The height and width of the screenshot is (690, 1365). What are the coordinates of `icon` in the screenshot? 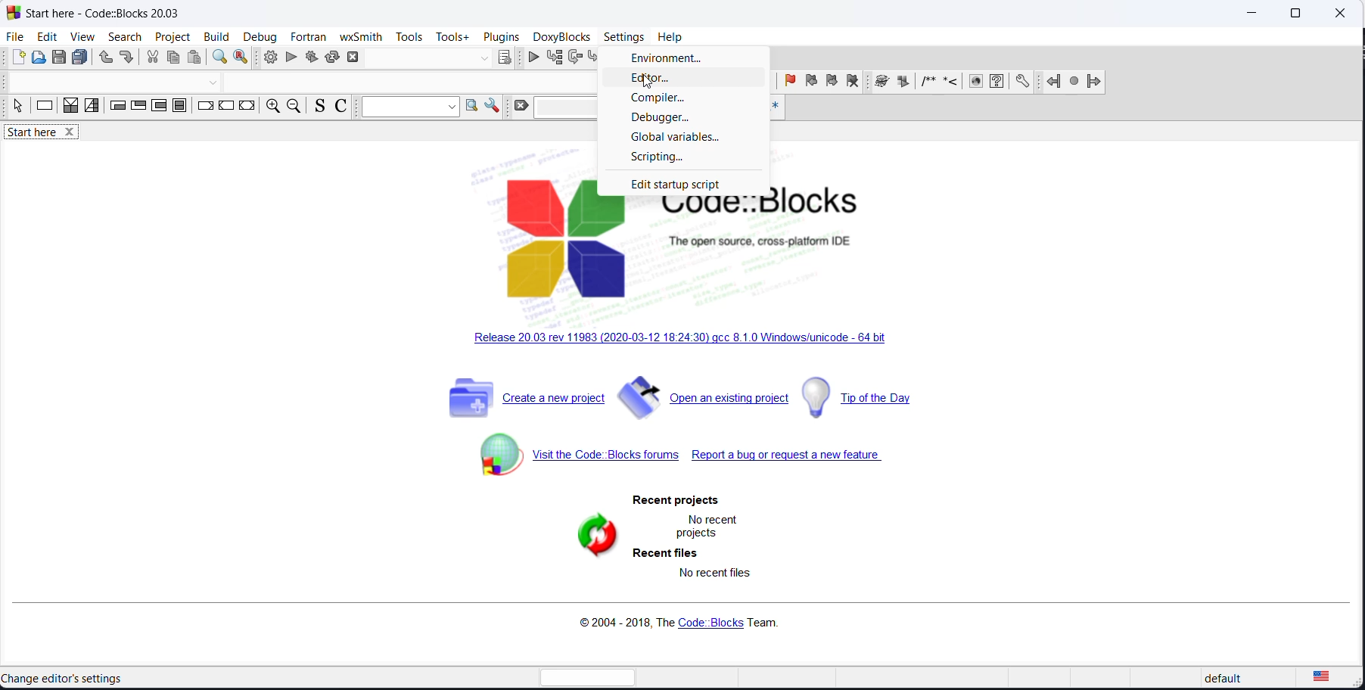 It's located at (904, 82).